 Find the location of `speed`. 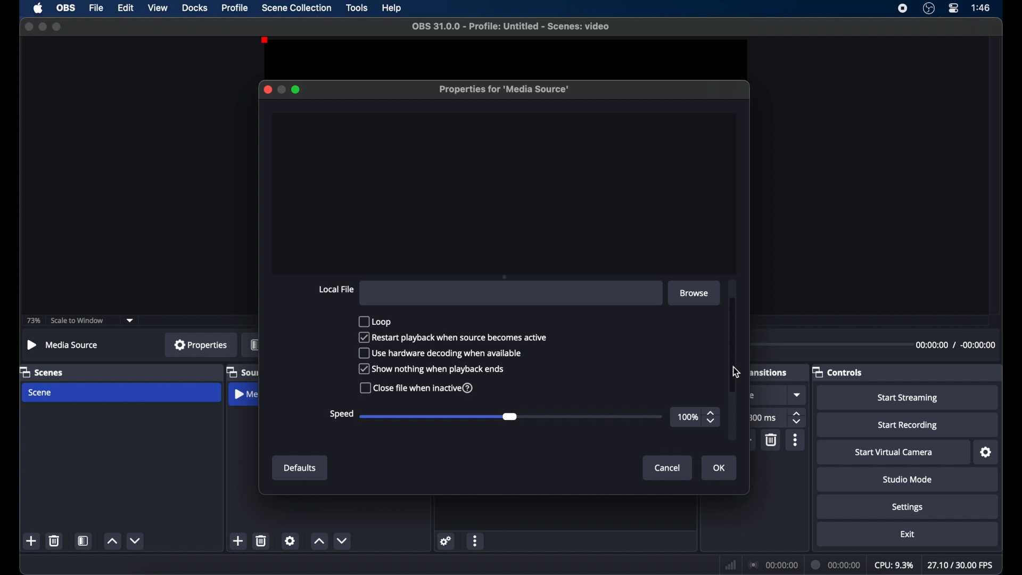

speed is located at coordinates (340, 414).